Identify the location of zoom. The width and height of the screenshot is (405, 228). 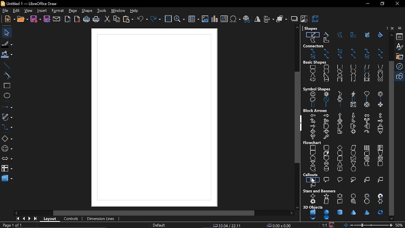
(180, 19).